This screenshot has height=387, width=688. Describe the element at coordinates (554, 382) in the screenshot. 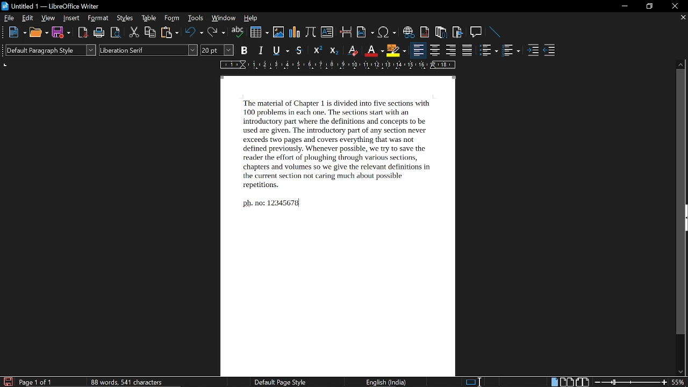

I see `single page view` at that location.